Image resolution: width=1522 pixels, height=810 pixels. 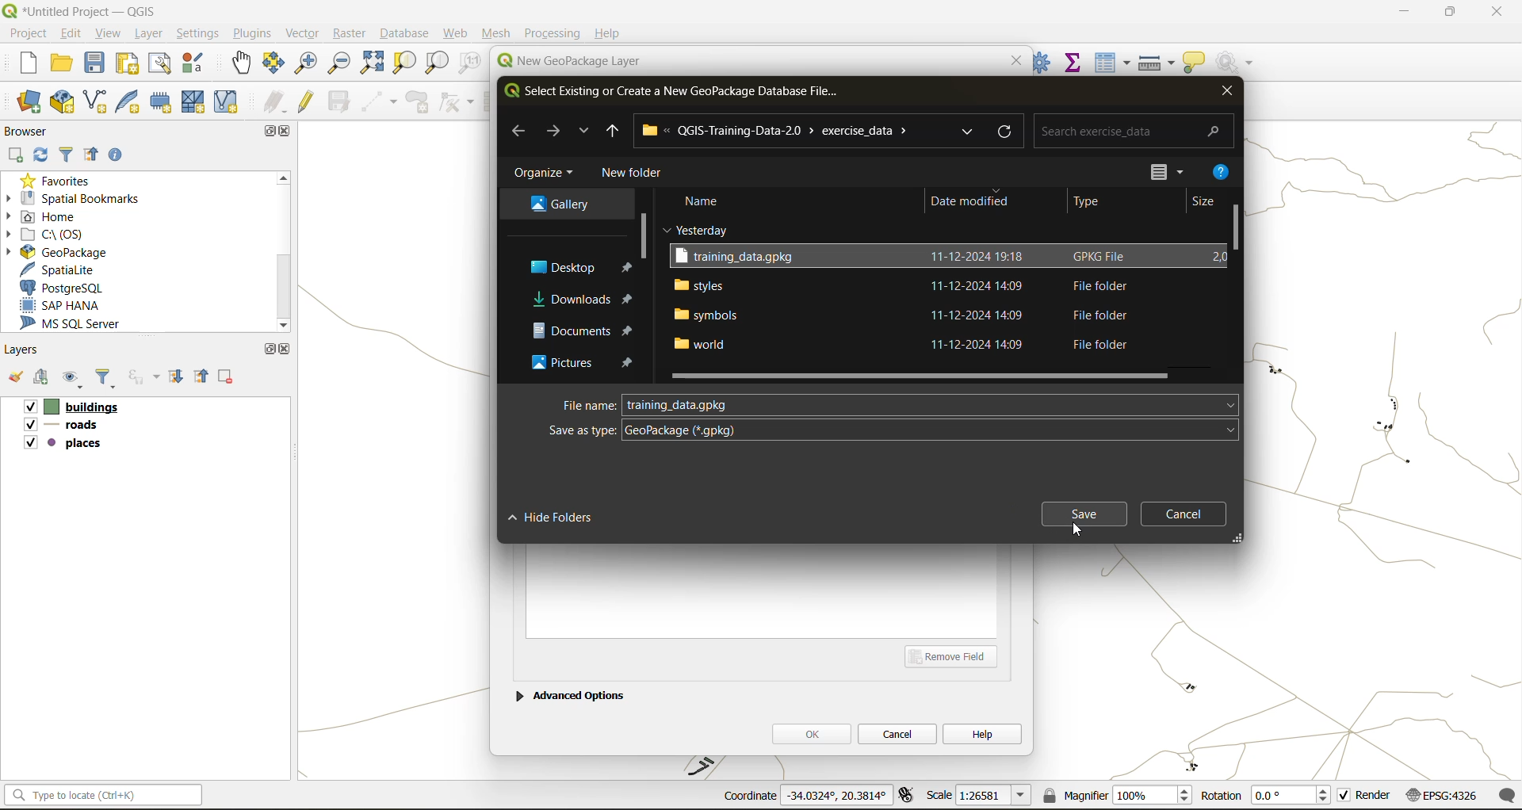 What do you see at coordinates (307, 101) in the screenshot?
I see `toggle edits` at bounding box center [307, 101].